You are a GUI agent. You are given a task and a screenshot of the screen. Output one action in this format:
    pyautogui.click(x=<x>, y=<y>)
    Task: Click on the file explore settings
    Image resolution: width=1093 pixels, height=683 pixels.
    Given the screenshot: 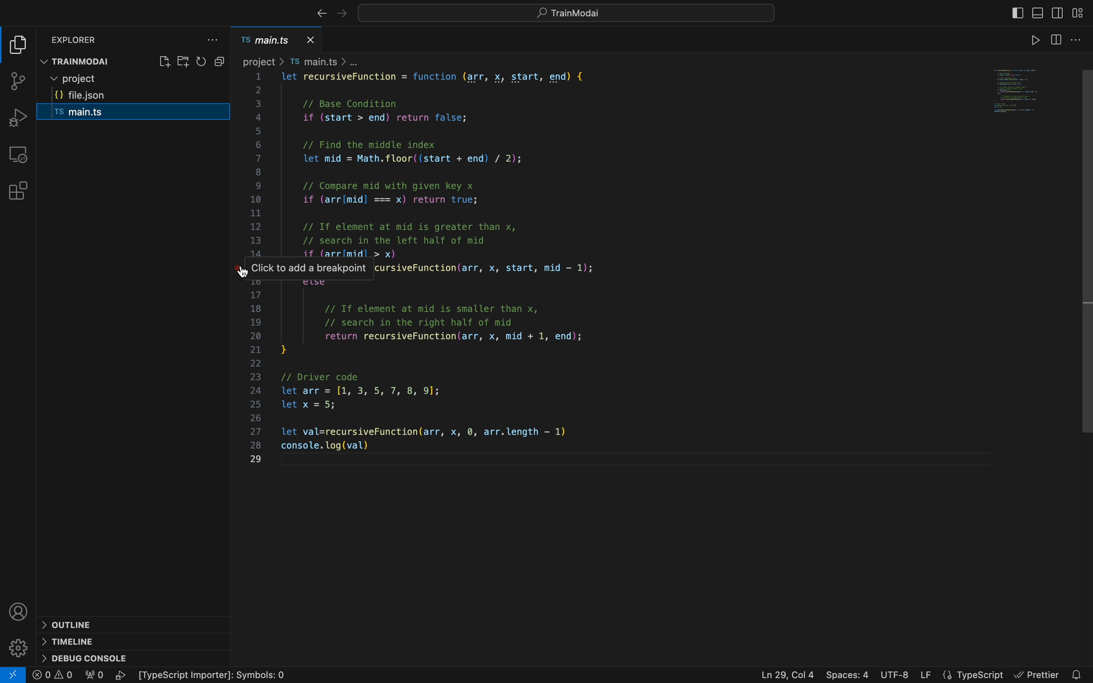 What is the action you would take?
    pyautogui.click(x=214, y=42)
    